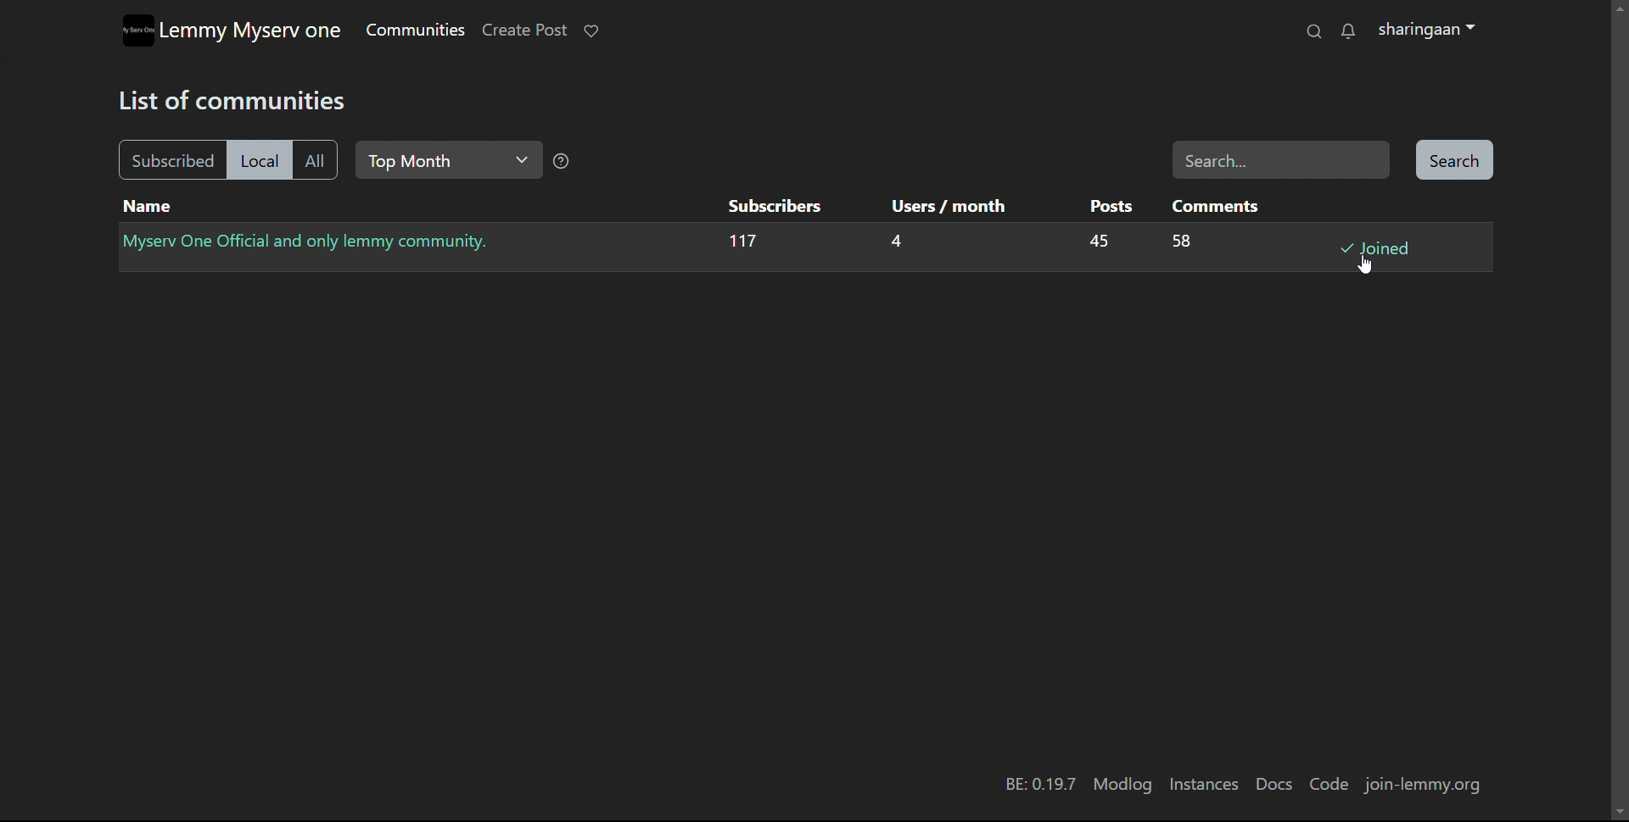  Describe the element at coordinates (1377, 247) in the screenshot. I see `joined` at that location.